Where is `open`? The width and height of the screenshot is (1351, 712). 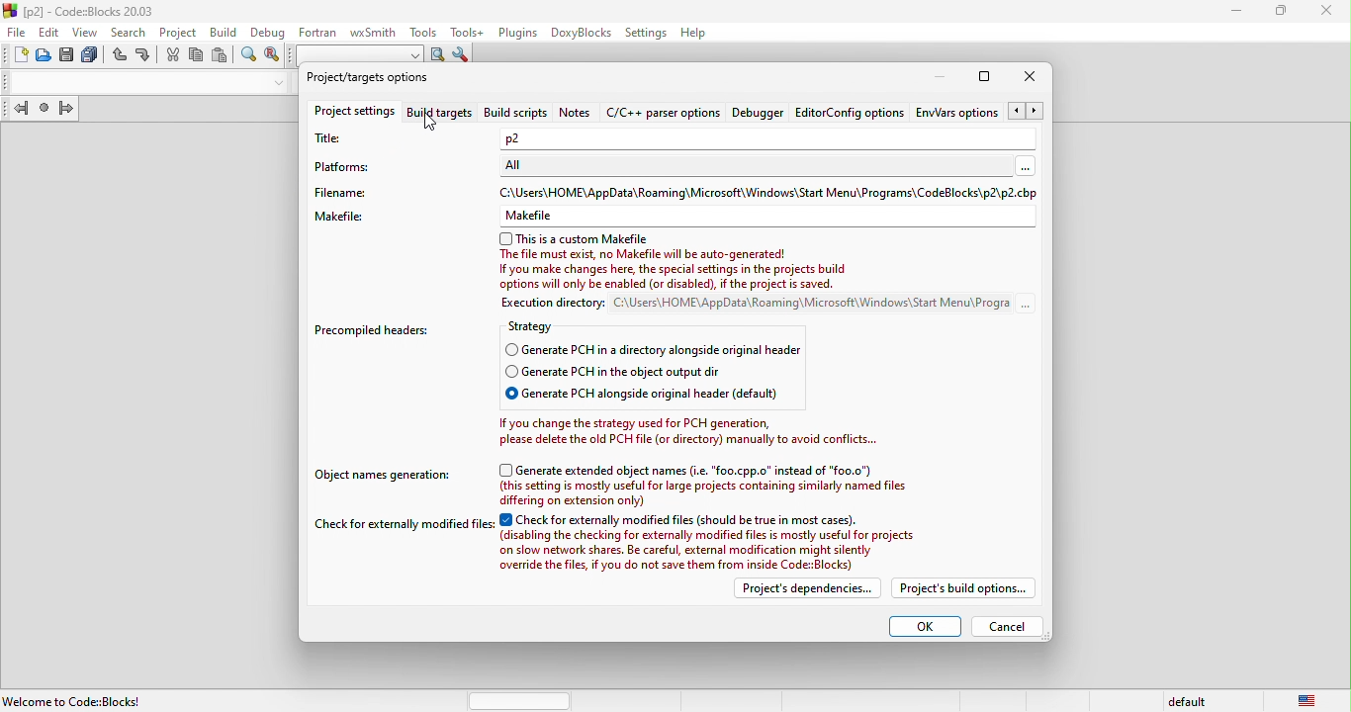
open is located at coordinates (45, 56).